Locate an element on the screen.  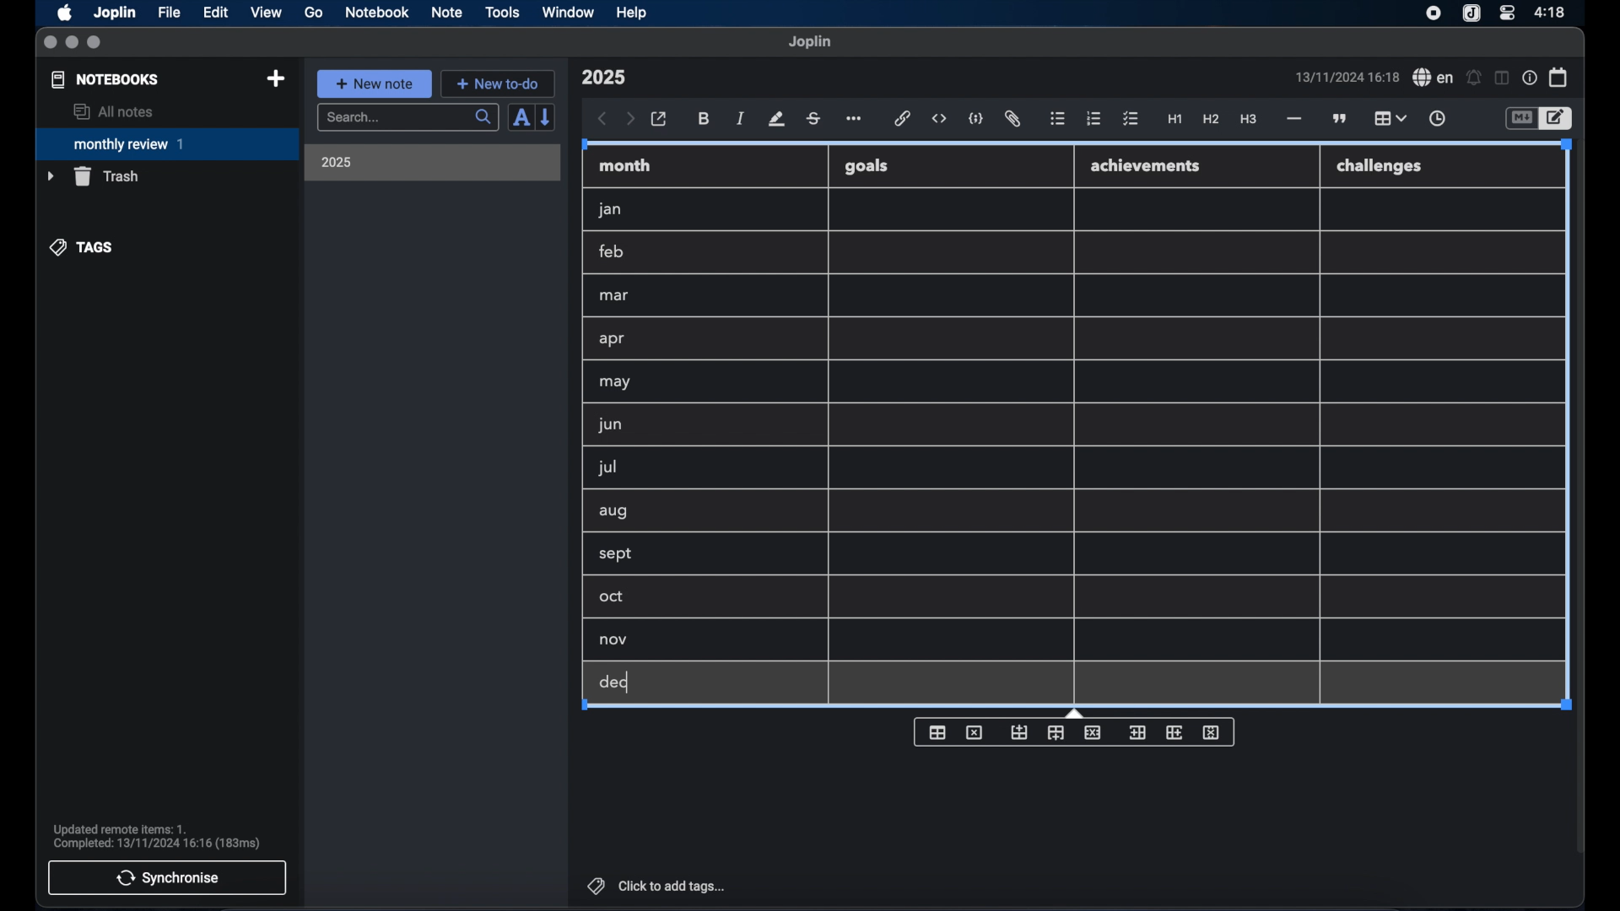
calendar is located at coordinates (1559, 77).